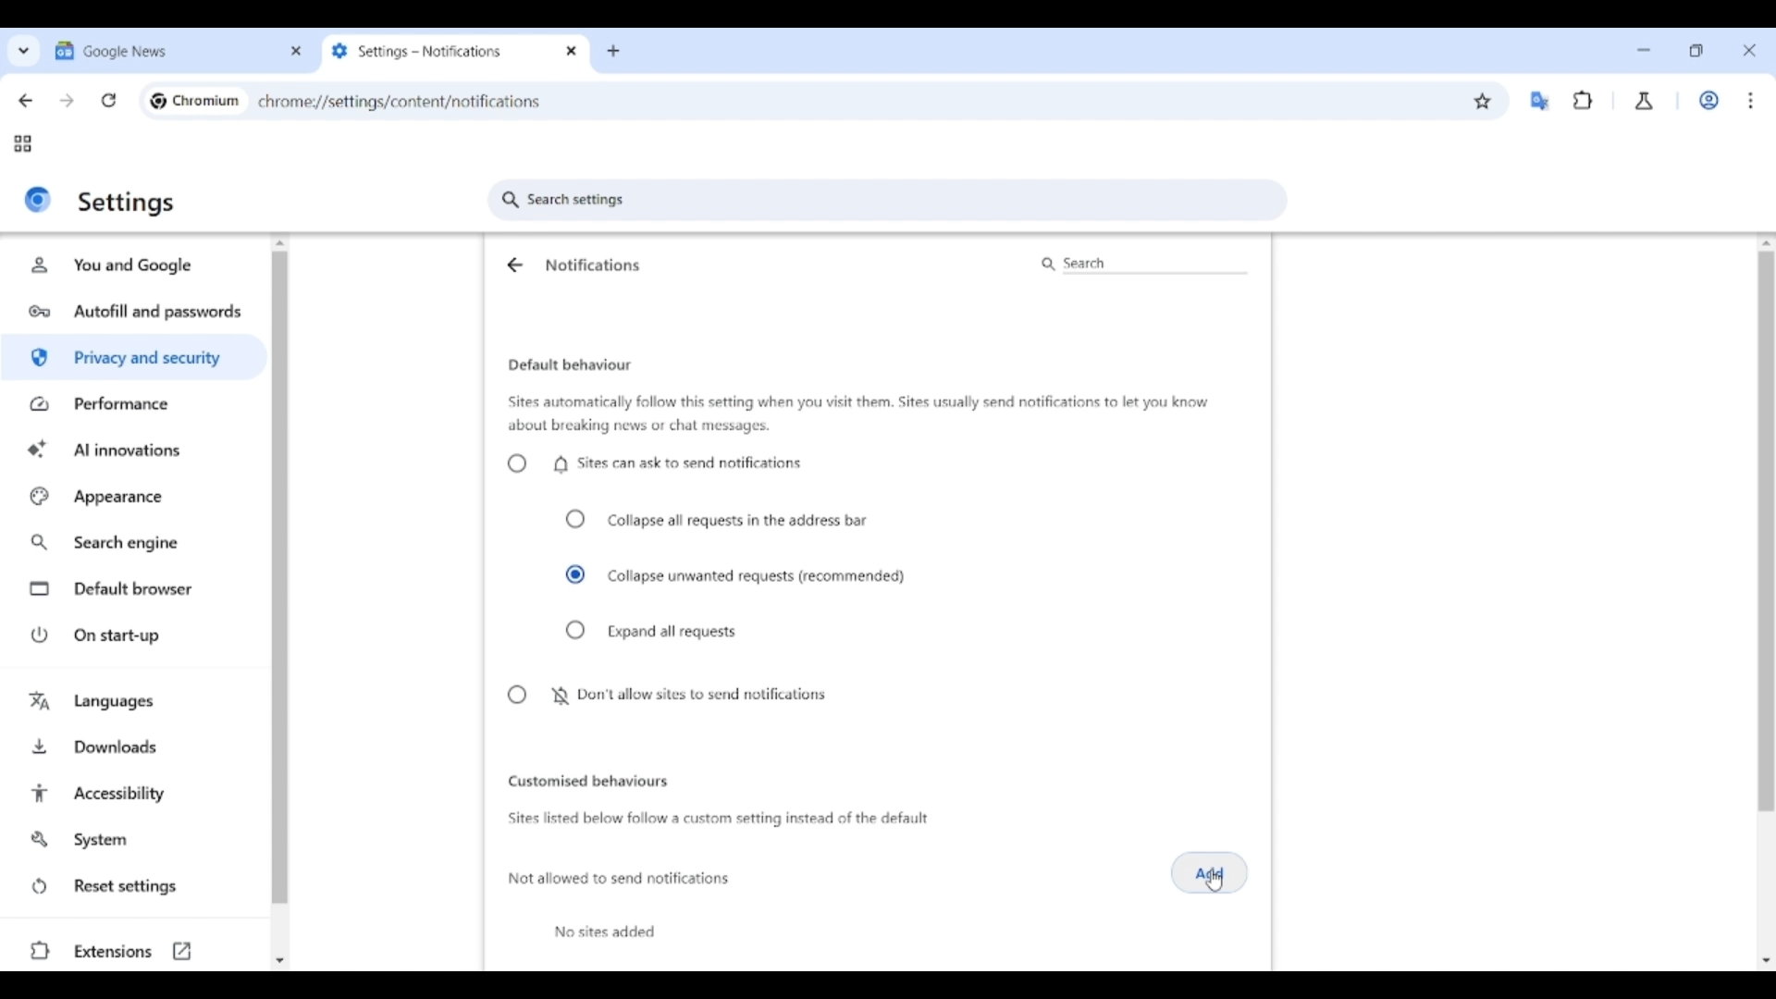 The width and height of the screenshot is (1776, 999). What do you see at coordinates (137, 313) in the screenshot?
I see `Autofill and passwords` at bounding box center [137, 313].